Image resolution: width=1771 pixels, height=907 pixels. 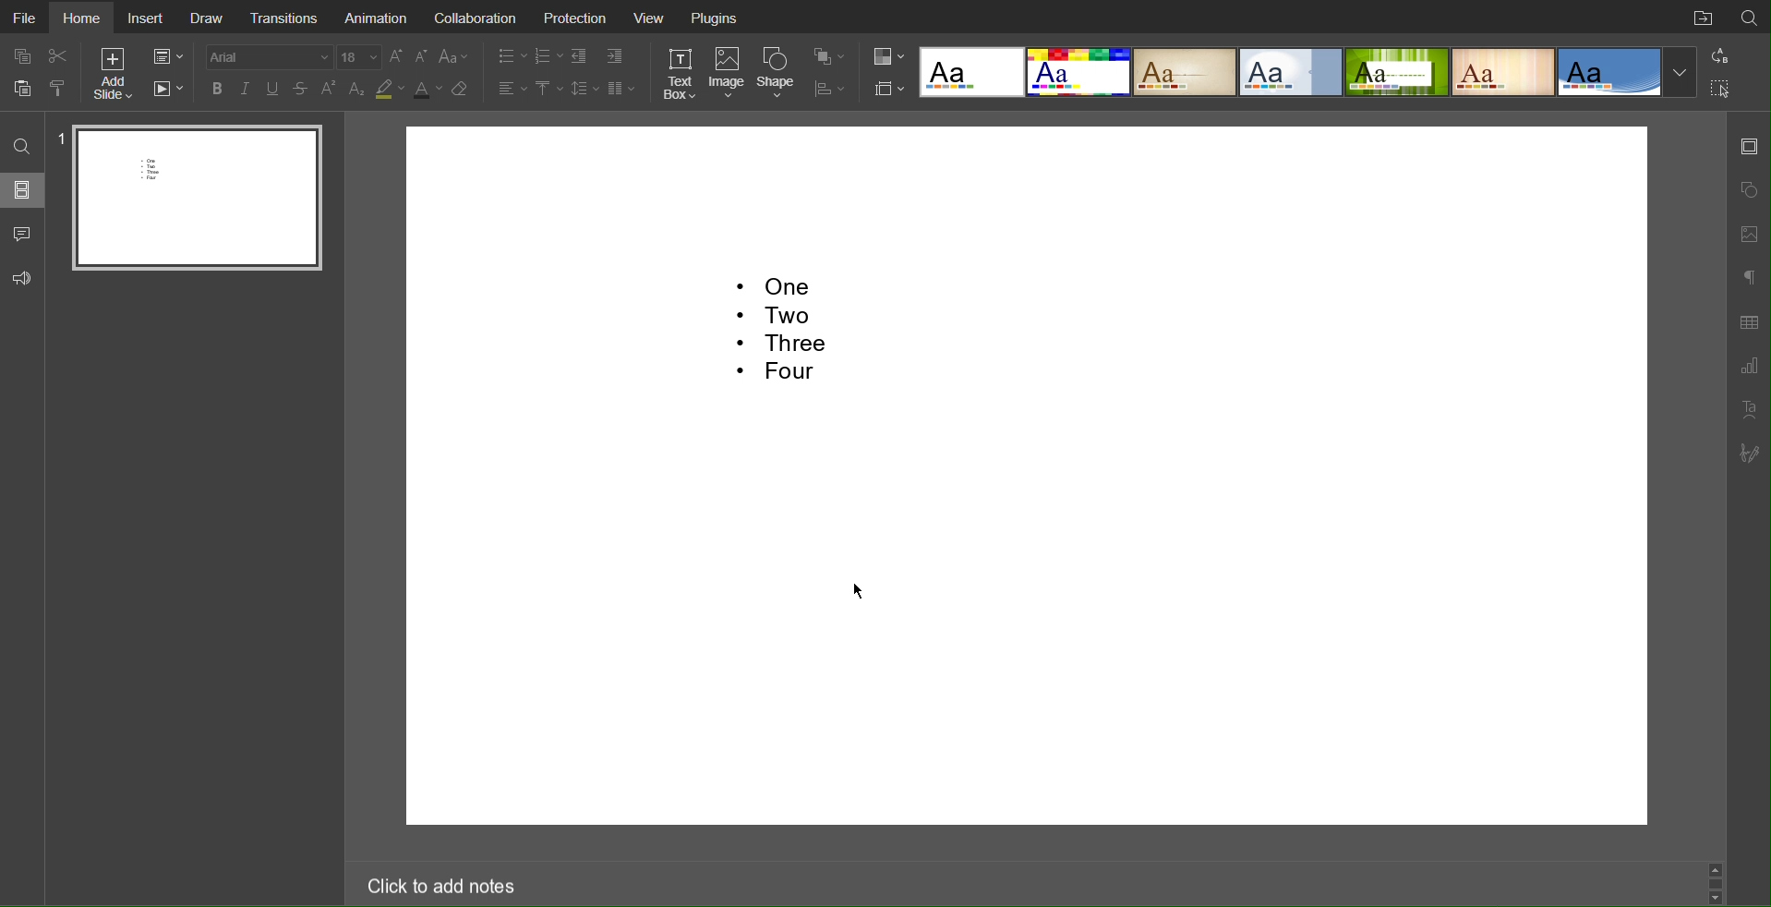 What do you see at coordinates (1747, 189) in the screenshot?
I see `Shape Settings` at bounding box center [1747, 189].